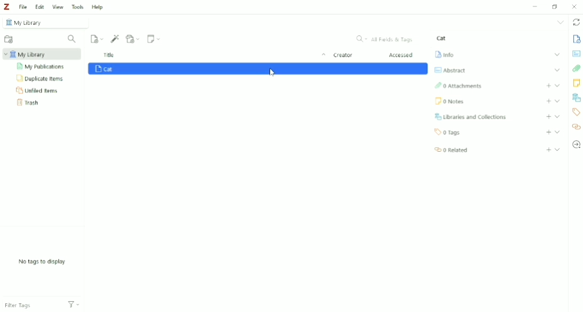 The image size is (583, 312). I want to click on Abstract, so click(576, 53).